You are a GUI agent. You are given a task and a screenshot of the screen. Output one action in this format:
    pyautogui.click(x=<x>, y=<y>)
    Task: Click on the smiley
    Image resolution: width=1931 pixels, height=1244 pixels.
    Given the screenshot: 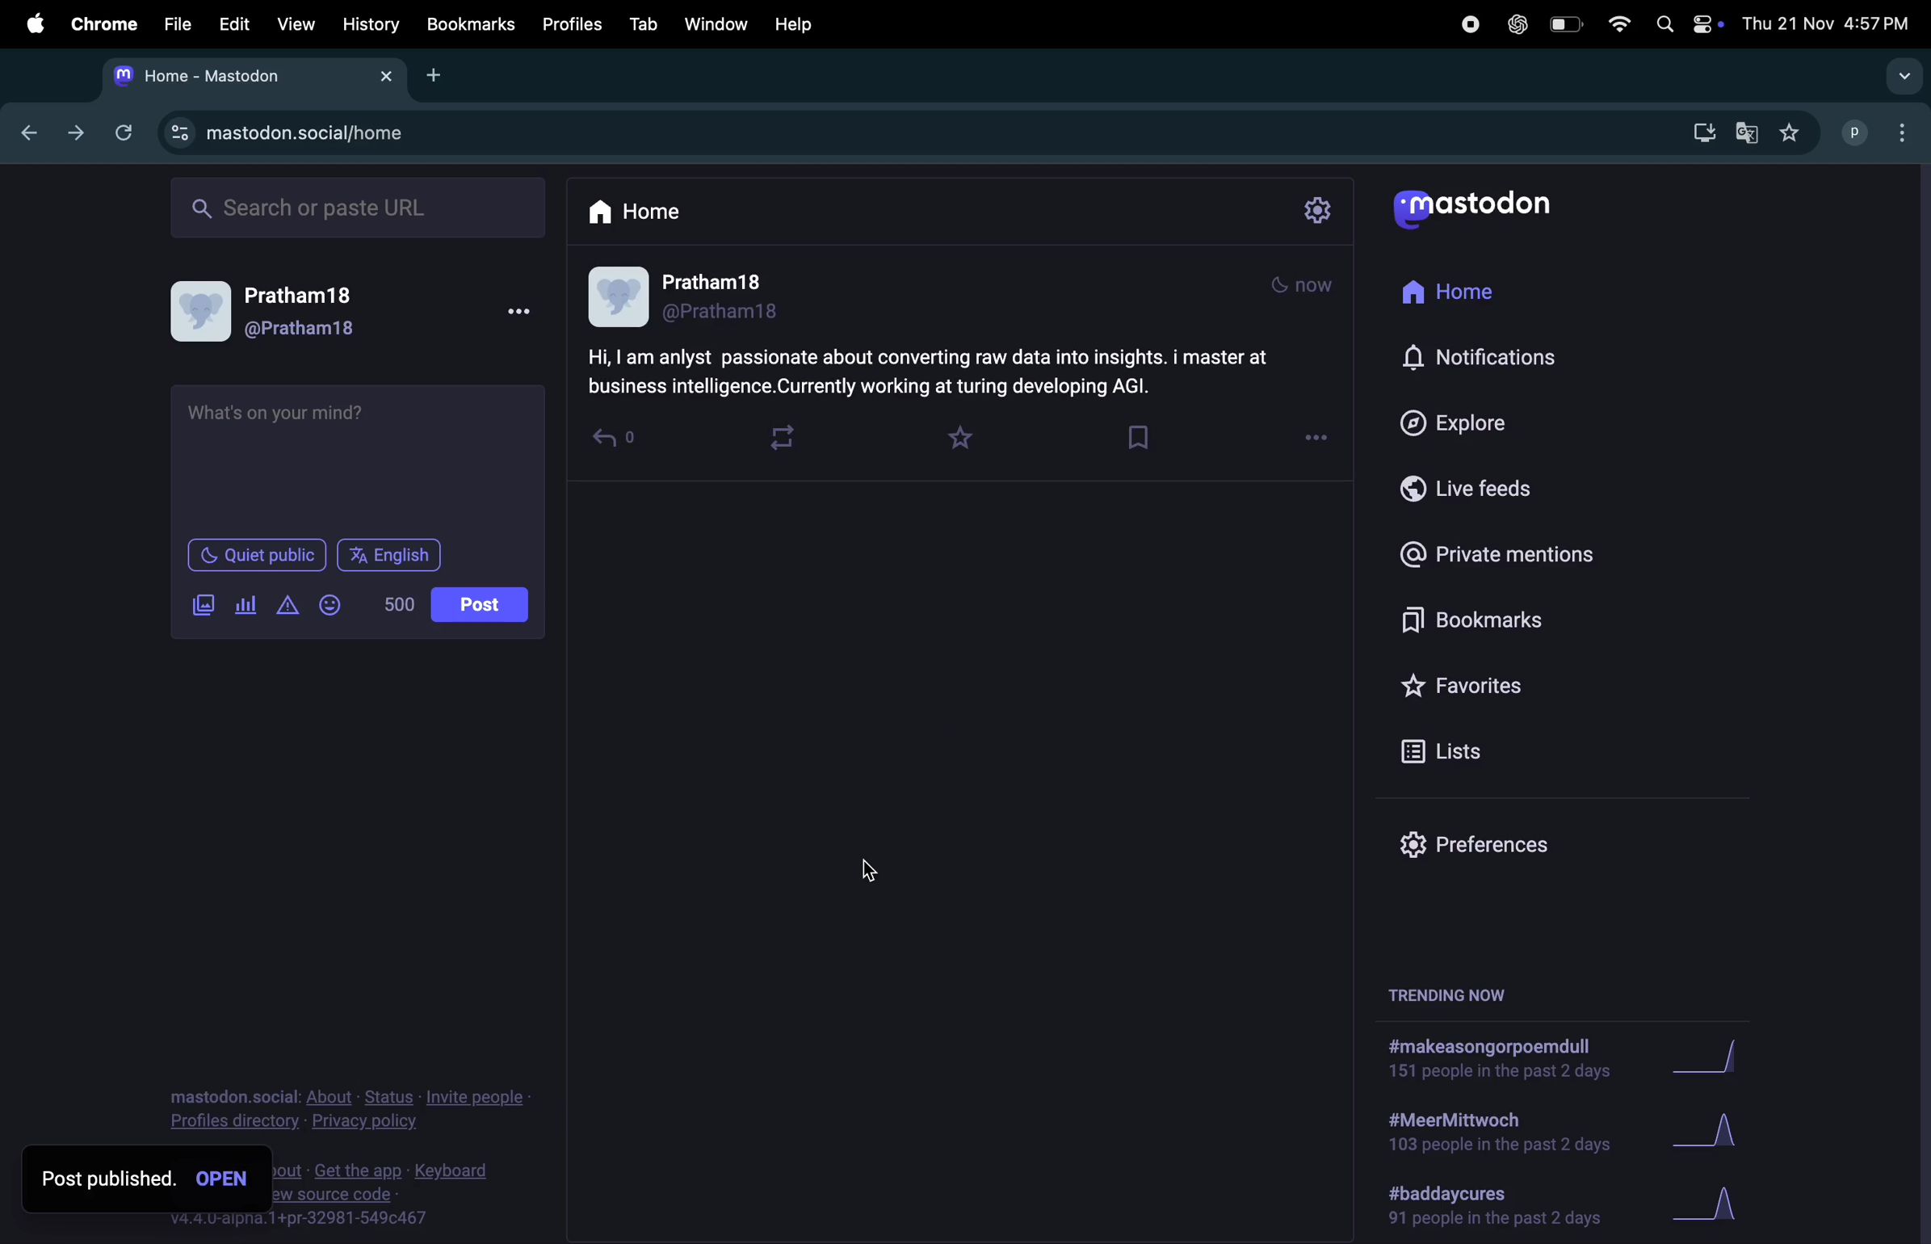 What is the action you would take?
    pyautogui.click(x=334, y=607)
    